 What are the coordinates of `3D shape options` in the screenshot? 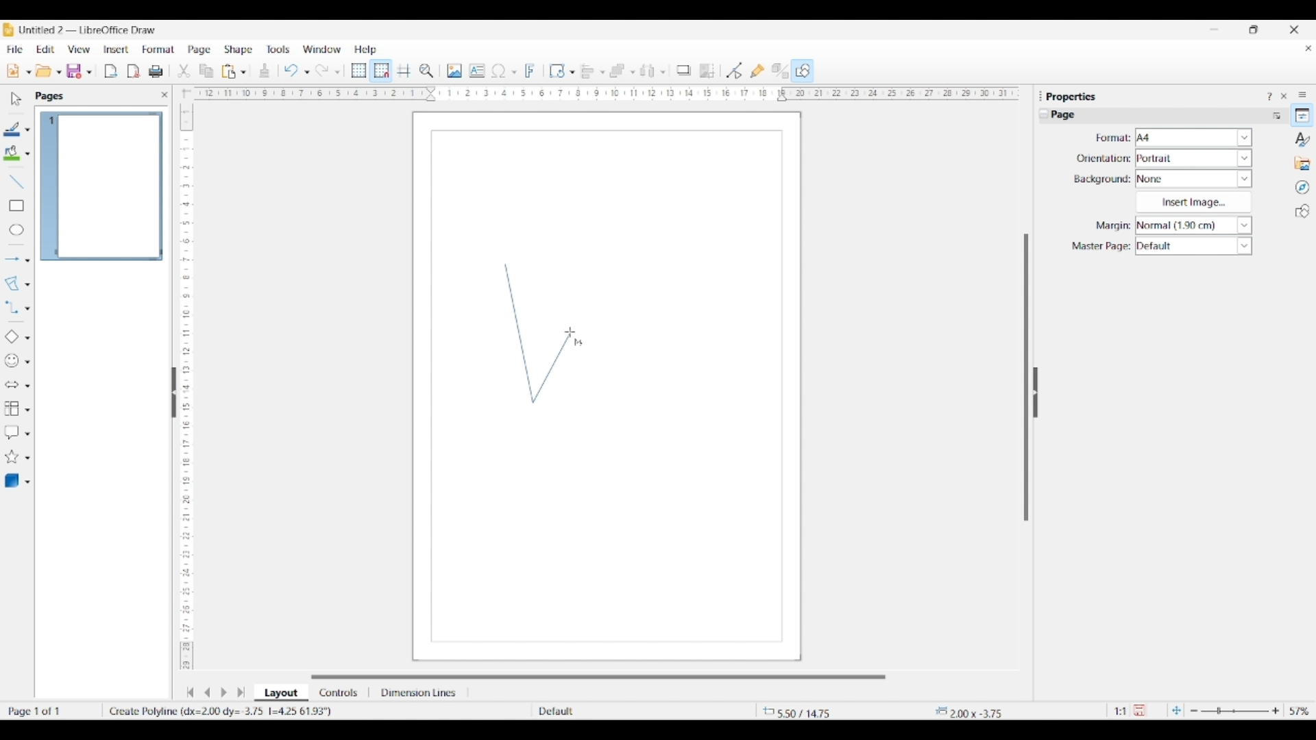 It's located at (27, 482).